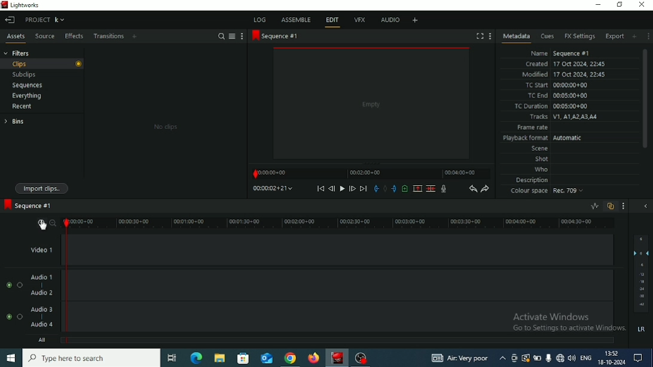 Image resolution: width=653 pixels, height=367 pixels. What do you see at coordinates (375, 189) in the screenshot?
I see `Add an 'in' mark at the current position` at bounding box center [375, 189].